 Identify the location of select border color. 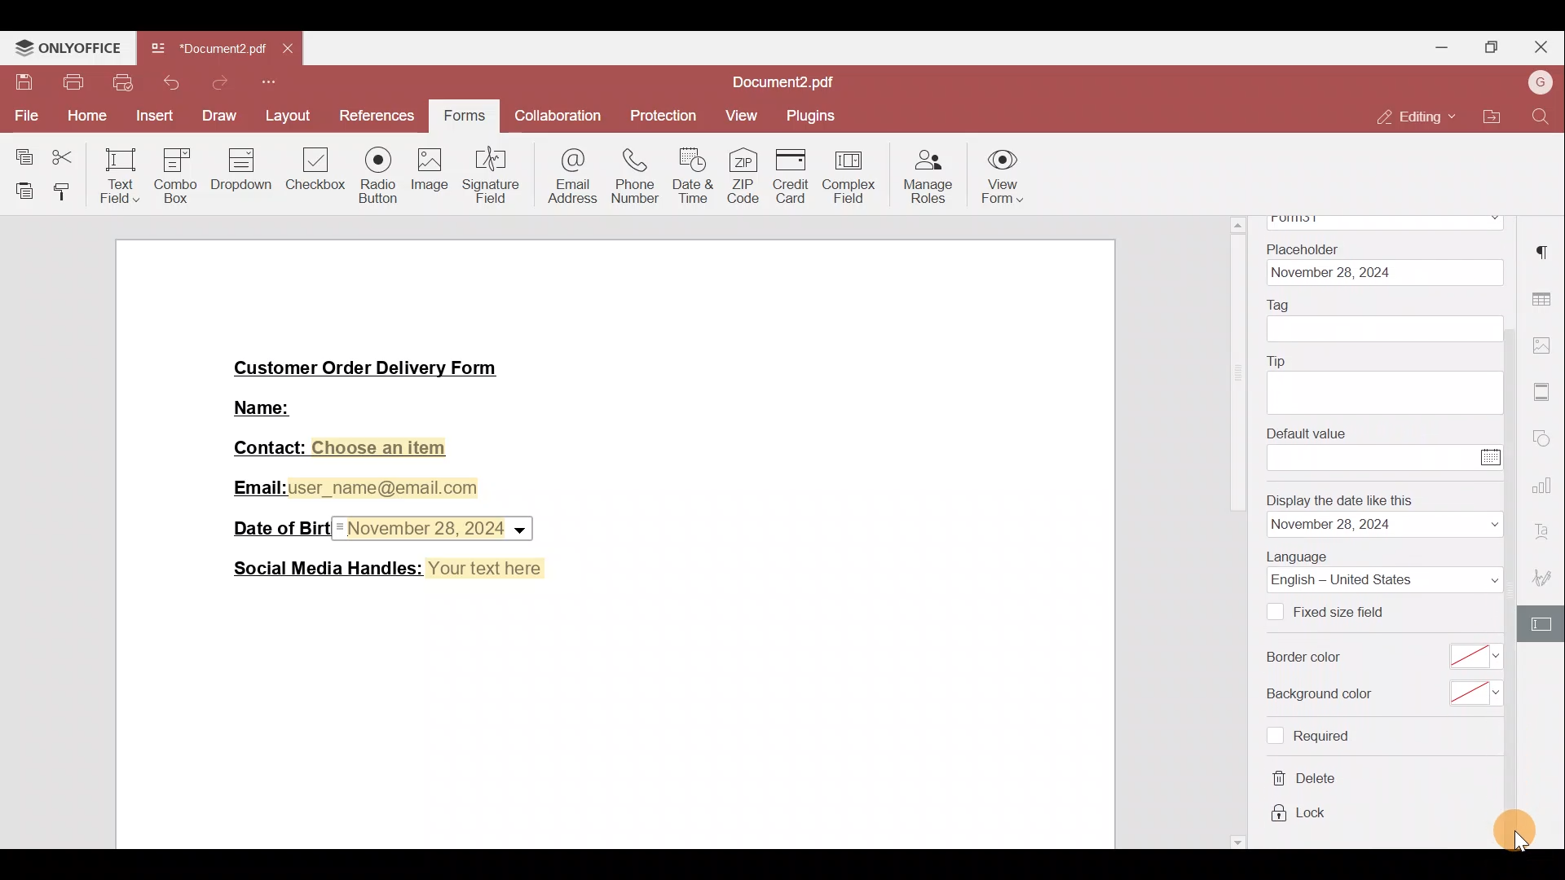
(1476, 656).